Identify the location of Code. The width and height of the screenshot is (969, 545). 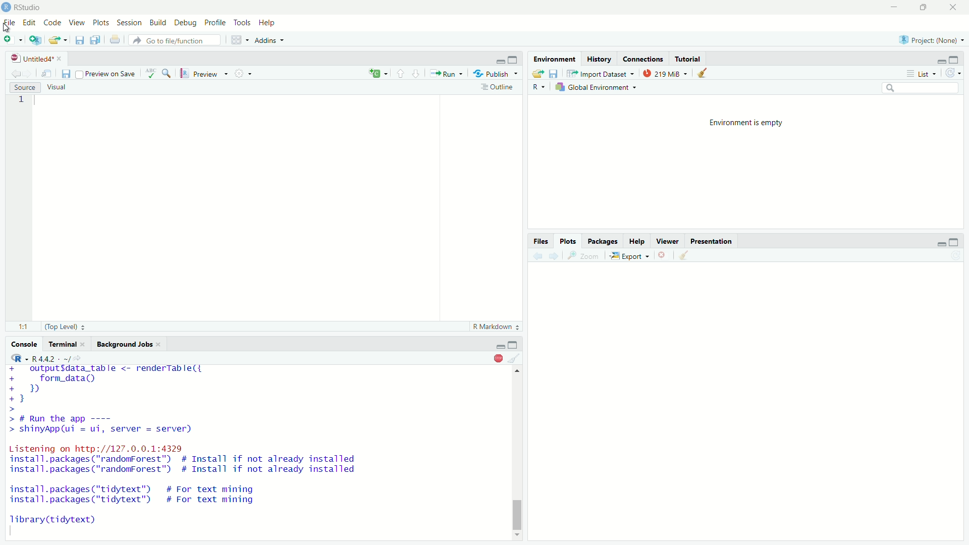
(52, 23).